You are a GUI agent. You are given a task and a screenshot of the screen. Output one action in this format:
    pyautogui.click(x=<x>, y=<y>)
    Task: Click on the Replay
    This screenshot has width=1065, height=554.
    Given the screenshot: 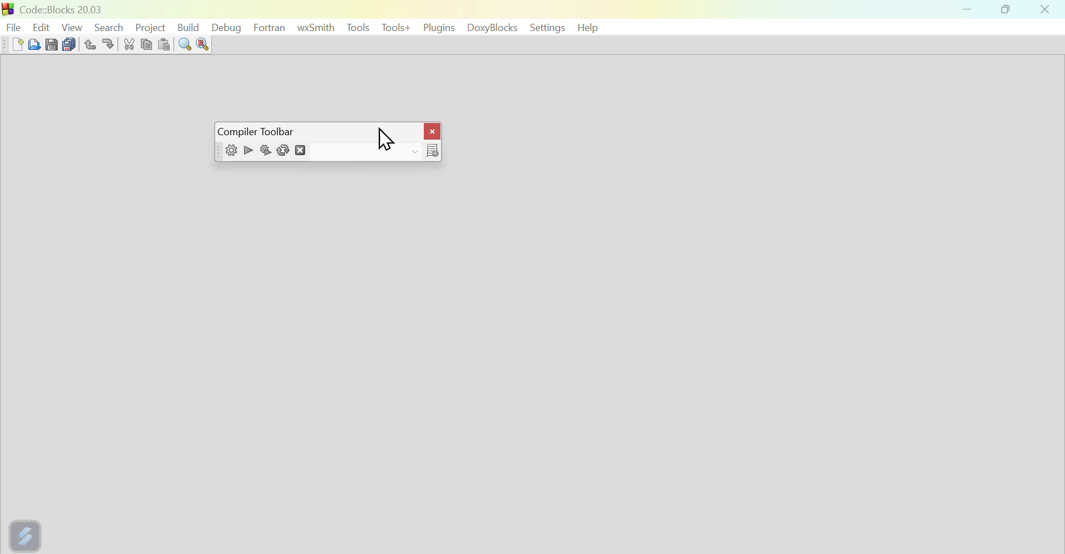 What is the action you would take?
    pyautogui.click(x=285, y=151)
    